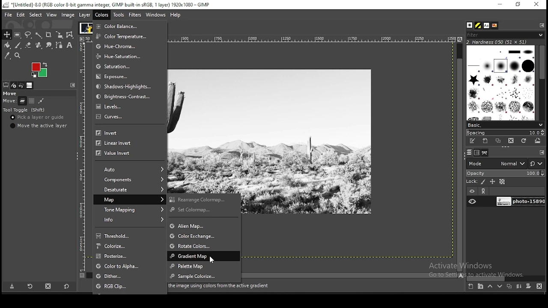 This screenshot has width=548, height=308. I want to click on linear invert, so click(127, 143).